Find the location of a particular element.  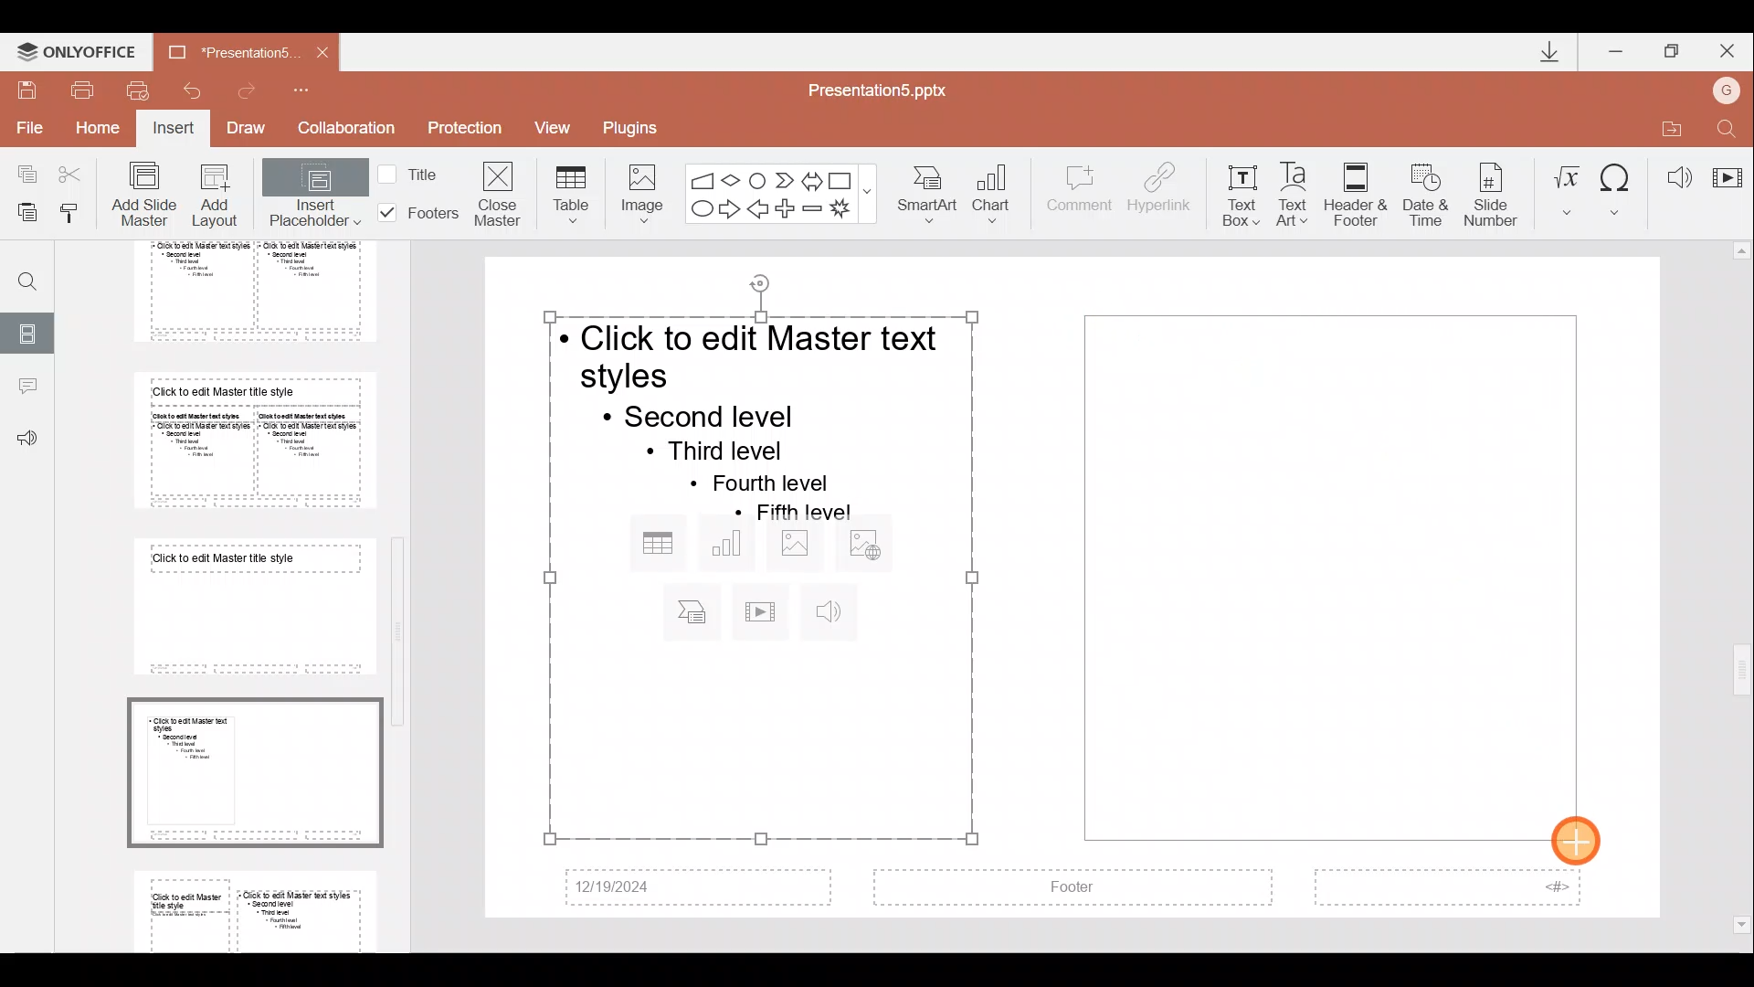

Print file is located at coordinates (83, 89).